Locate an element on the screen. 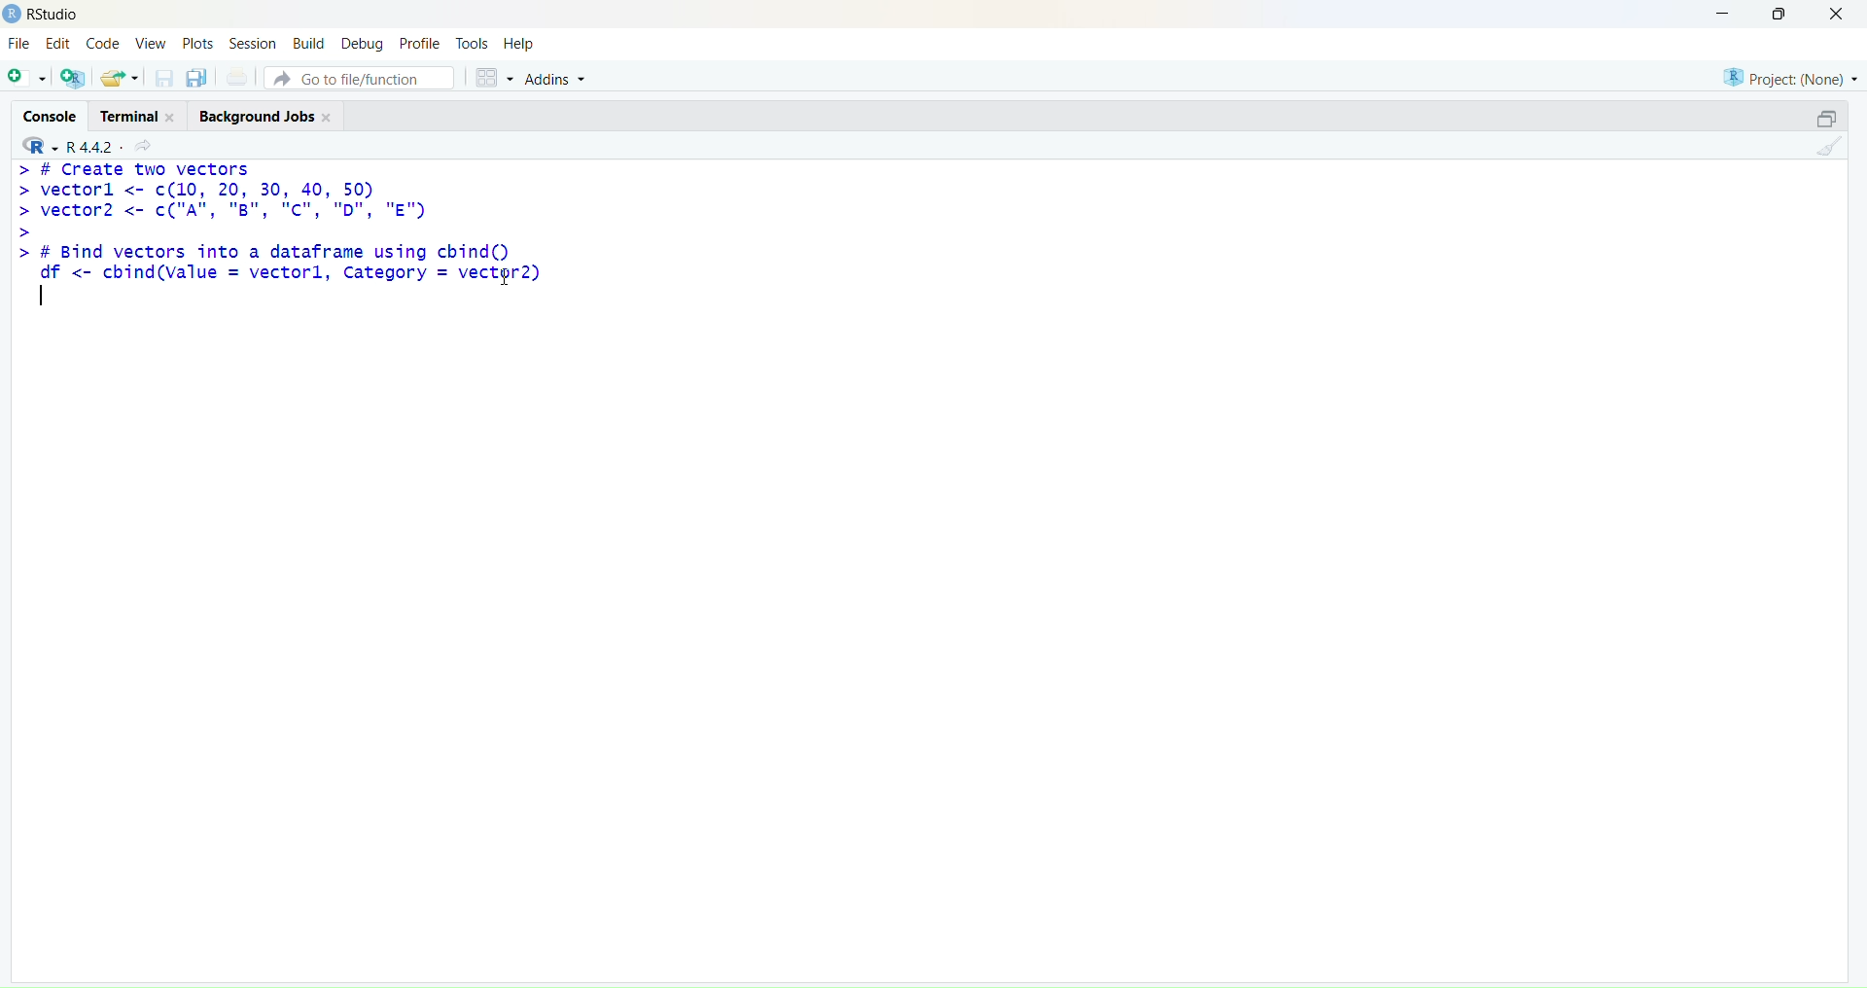 The image size is (1867, 988). Maximize is located at coordinates (1780, 14).